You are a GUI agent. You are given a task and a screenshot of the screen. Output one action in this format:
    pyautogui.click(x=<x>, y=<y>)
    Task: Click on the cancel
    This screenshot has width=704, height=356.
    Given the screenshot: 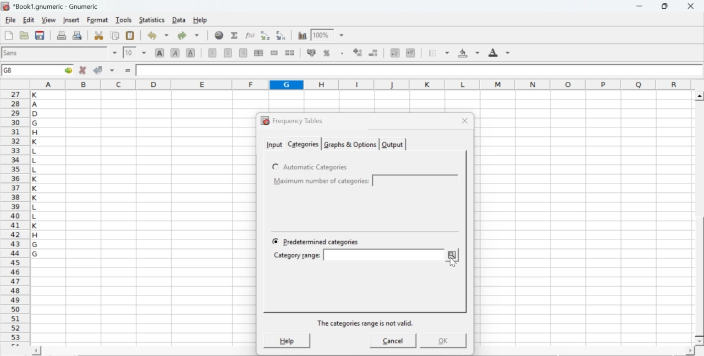 What is the action you would take?
    pyautogui.click(x=393, y=341)
    